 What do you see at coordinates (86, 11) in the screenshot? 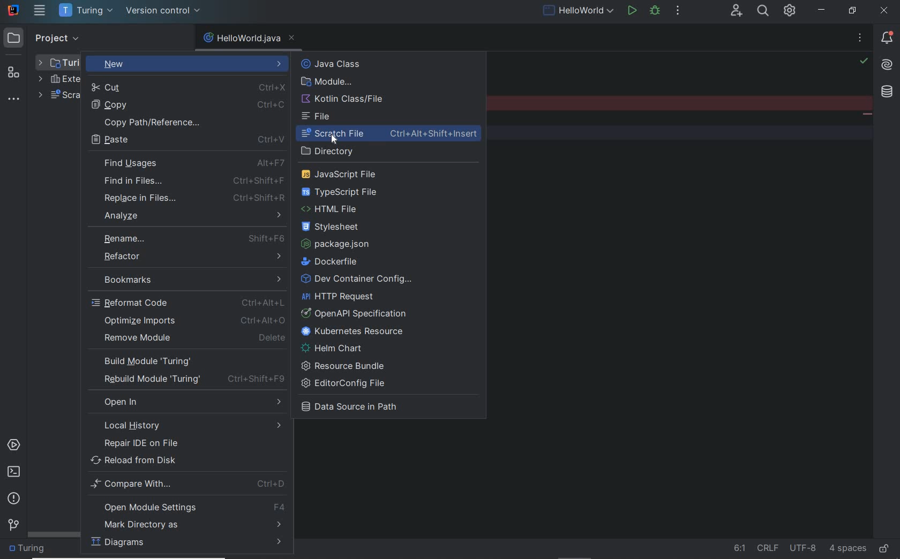
I see `project name` at bounding box center [86, 11].